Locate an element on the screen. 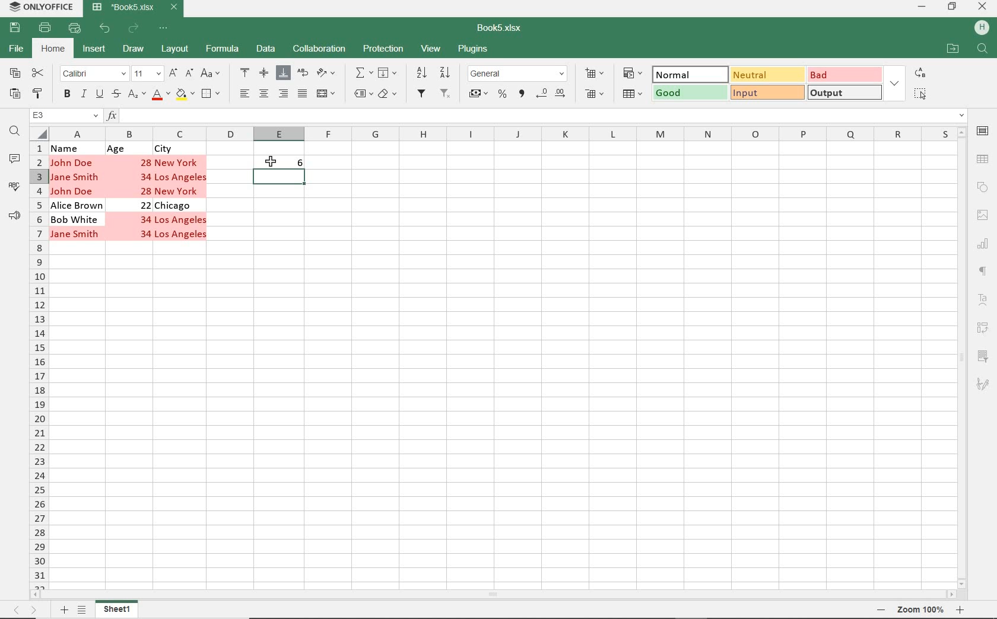 This screenshot has height=619, width=997. SPELL CHECKING is located at coordinates (17, 186).